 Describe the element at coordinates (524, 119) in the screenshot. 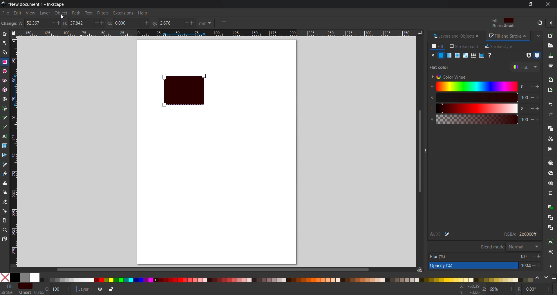

I see ` 100` at that location.